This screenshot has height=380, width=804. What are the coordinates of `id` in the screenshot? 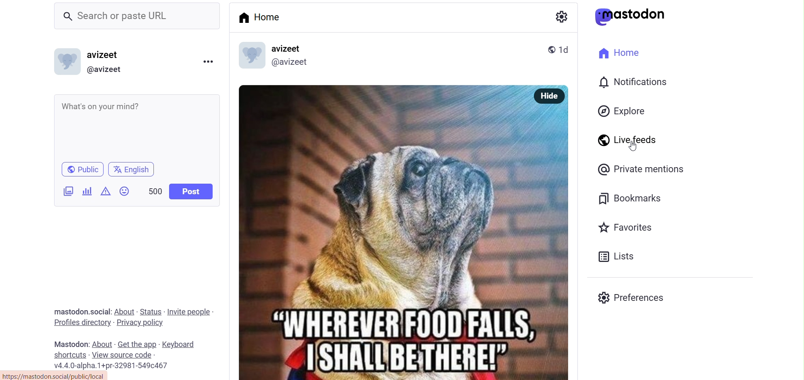 It's located at (289, 63).